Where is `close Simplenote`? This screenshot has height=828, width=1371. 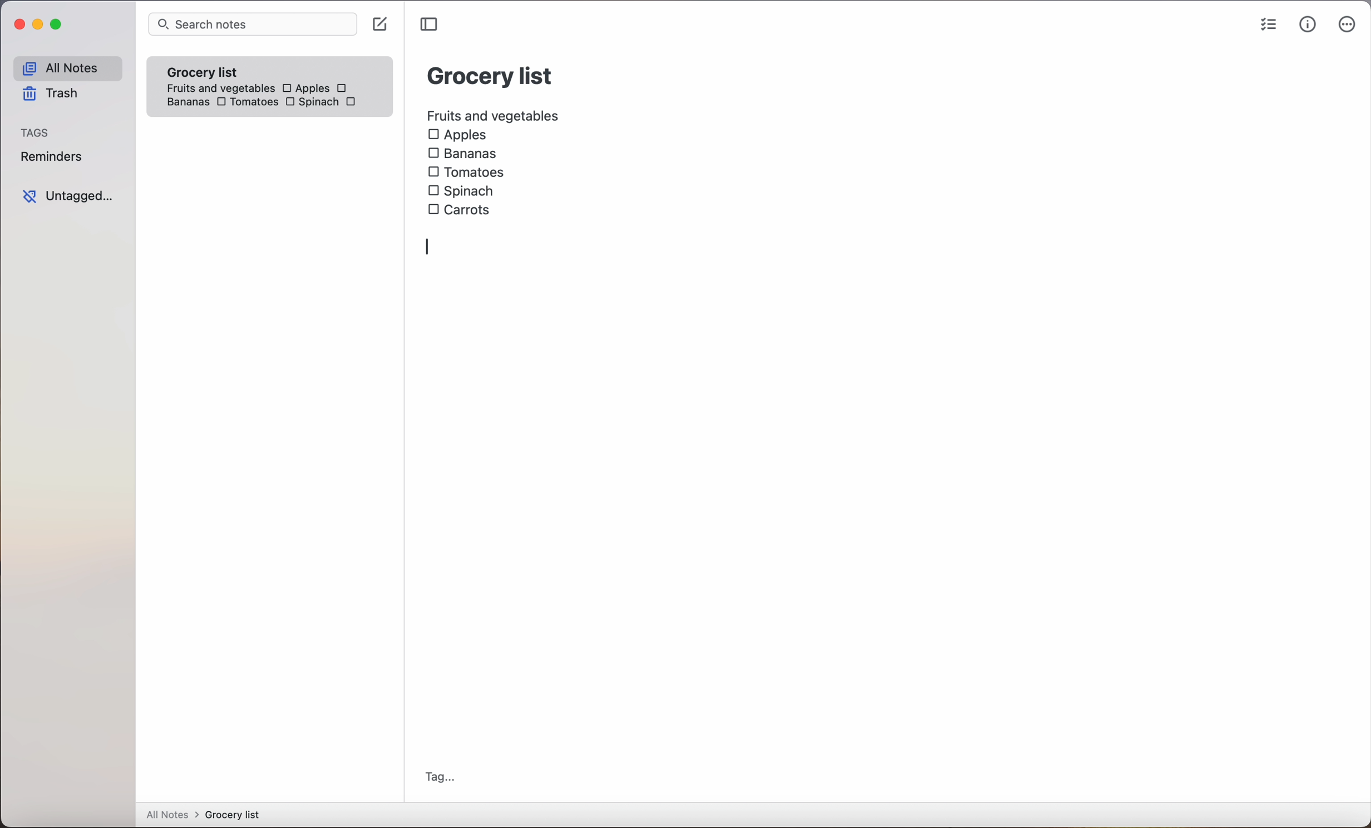 close Simplenote is located at coordinates (19, 25).